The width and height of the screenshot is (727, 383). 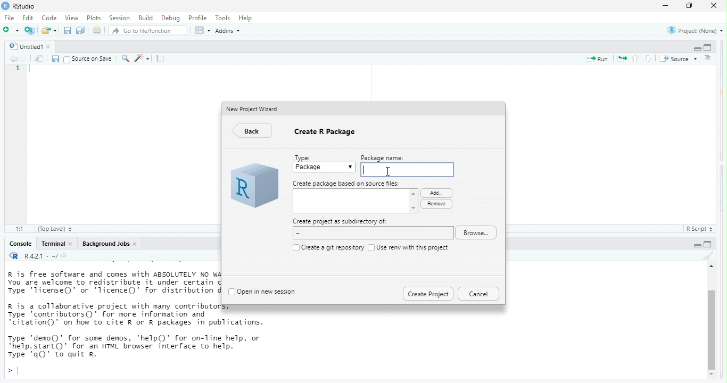 I want to click on close, so click(x=52, y=46).